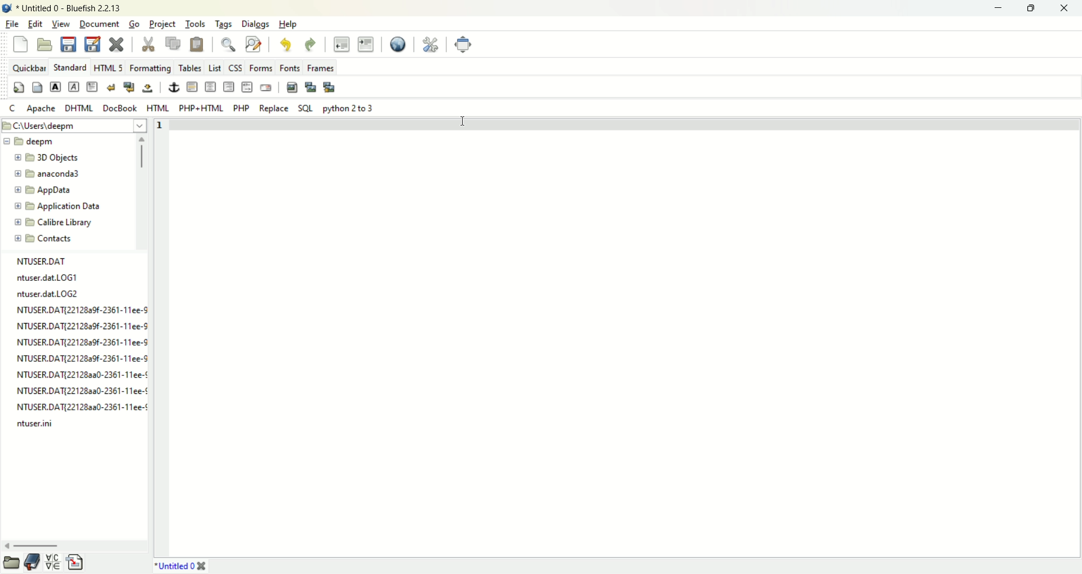 The width and height of the screenshot is (1082, 574). What do you see at coordinates (92, 86) in the screenshot?
I see `paragraph` at bounding box center [92, 86].